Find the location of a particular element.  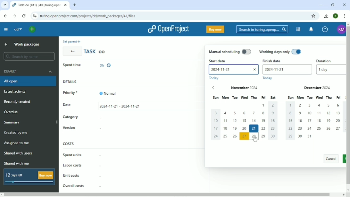

Unit costs is located at coordinates (71, 175).